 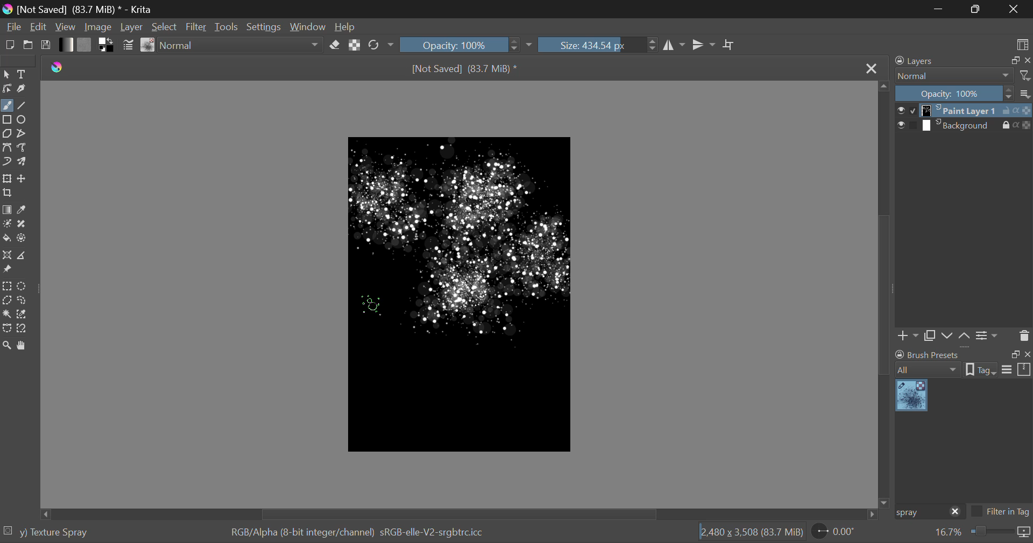 What do you see at coordinates (20, 256) in the screenshot?
I see `Measurements` at bounding box center [20, 256].